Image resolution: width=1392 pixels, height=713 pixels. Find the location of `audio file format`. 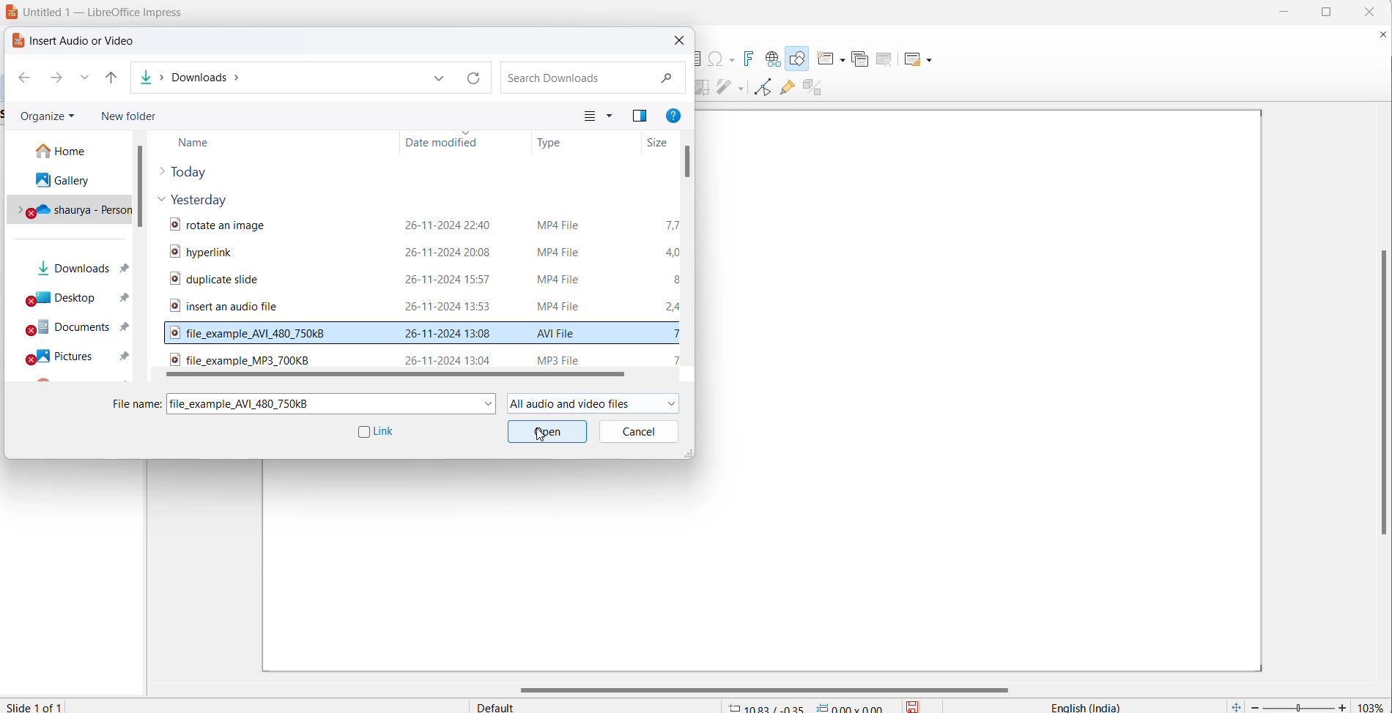

audio file format is located at coordinates (558, 359).